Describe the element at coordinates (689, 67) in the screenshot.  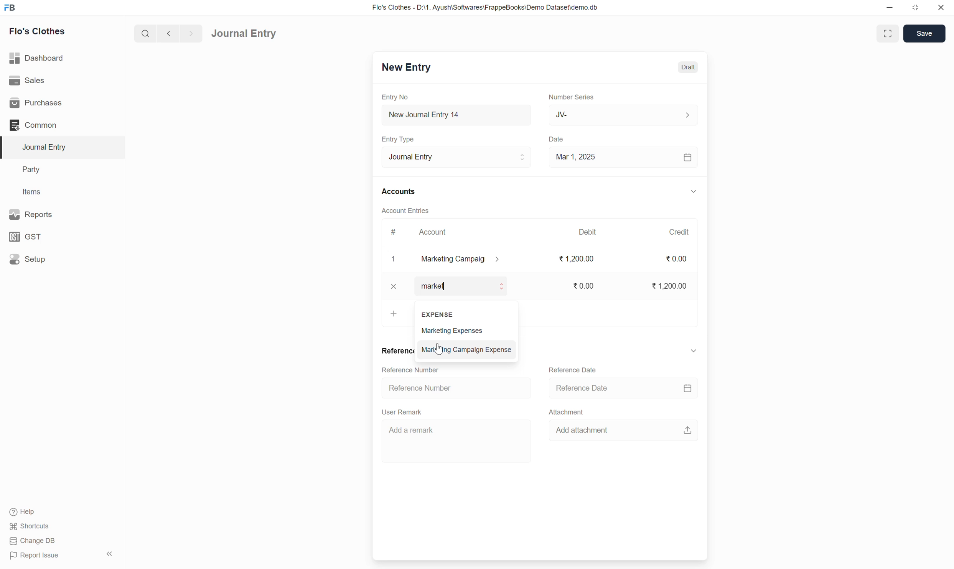
I see `Draft` at that location.